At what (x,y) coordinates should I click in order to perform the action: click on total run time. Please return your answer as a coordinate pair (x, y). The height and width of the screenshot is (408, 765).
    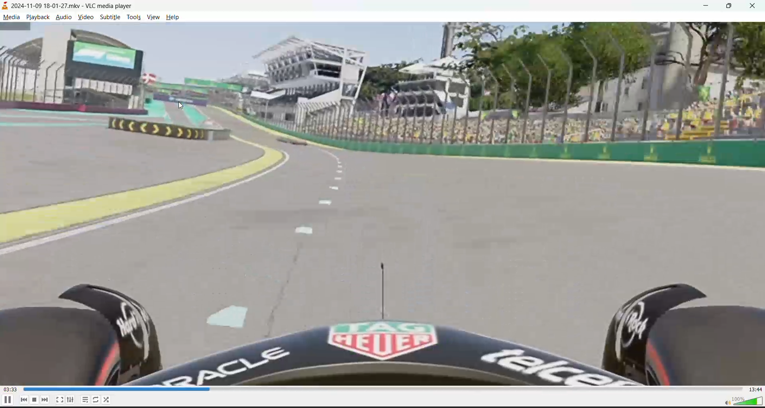
    Looking at the image, I should click on (755, 389).